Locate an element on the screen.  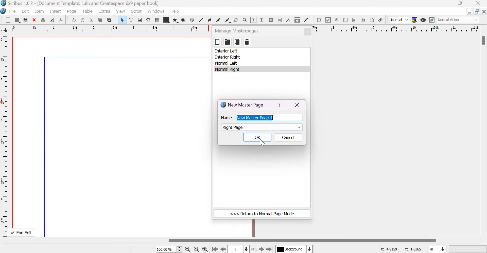
Close is located at coordinates (478, 3).